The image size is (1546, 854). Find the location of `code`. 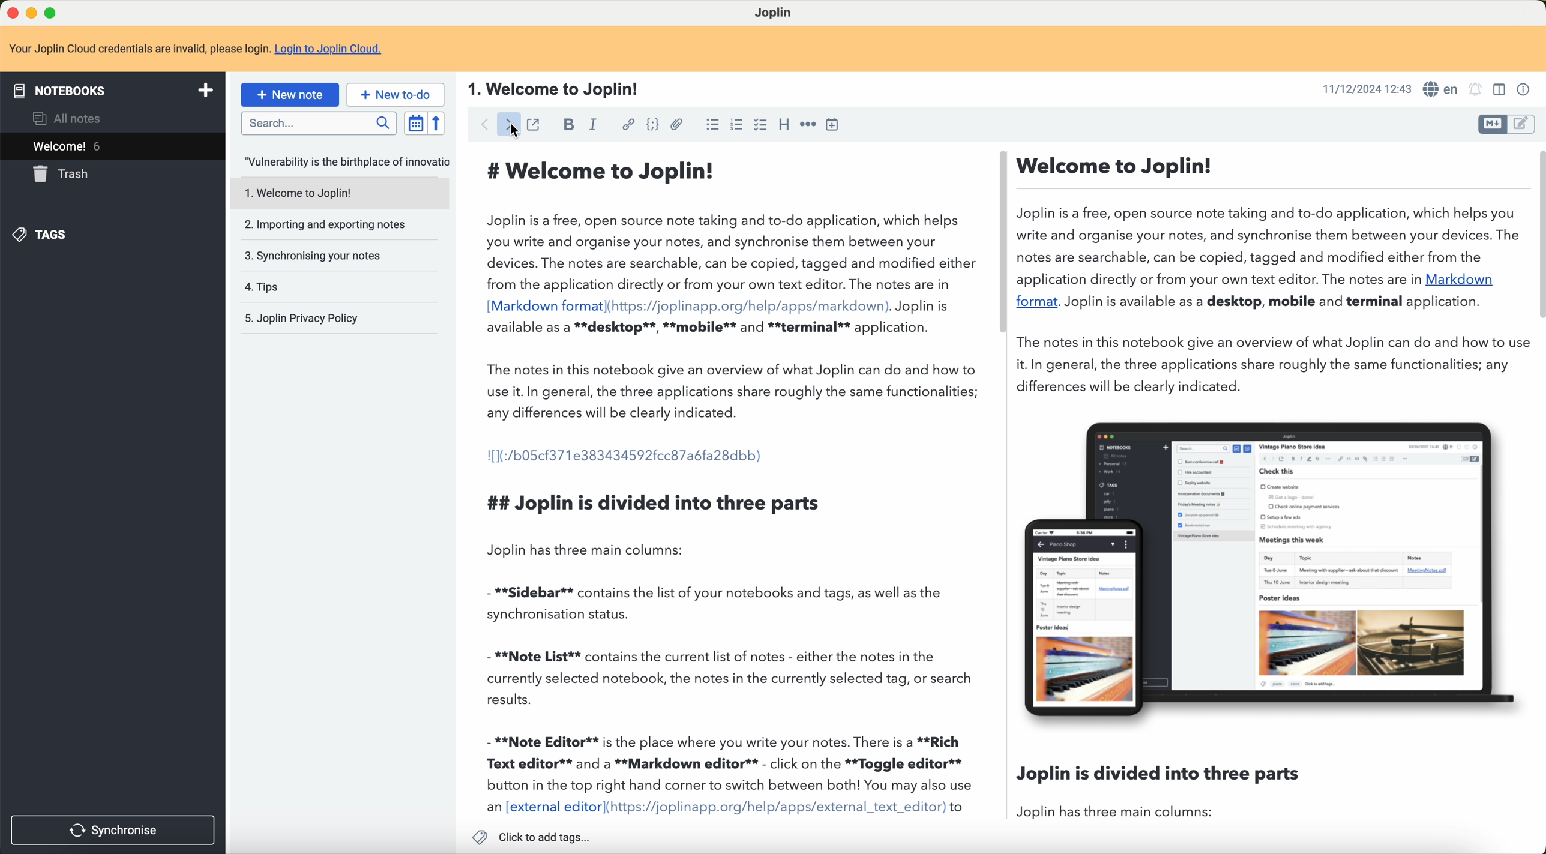

code is located at coordinates (651, 124).